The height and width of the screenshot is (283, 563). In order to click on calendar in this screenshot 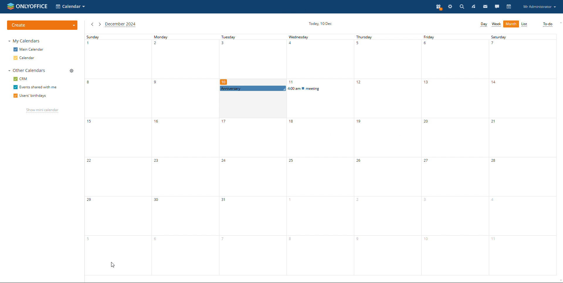, I will do `click(509, 7)`.